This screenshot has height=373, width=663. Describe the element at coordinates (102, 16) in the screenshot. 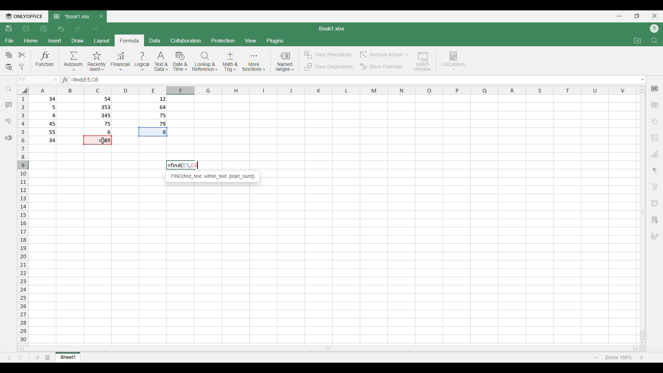

I see `Close tab` at that location.